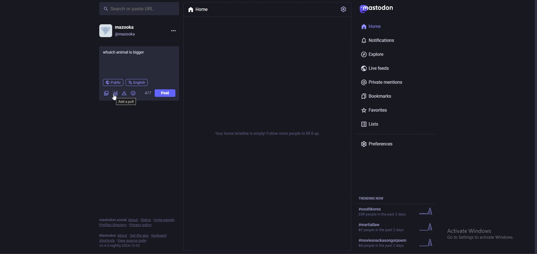  I want to click on lists, so click(380, 124).